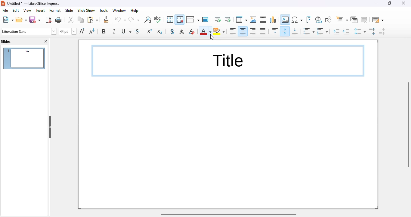 Image resolution: width=411 pixels, height=217 pixels. I want to click on increase indent, so click(336, 31).